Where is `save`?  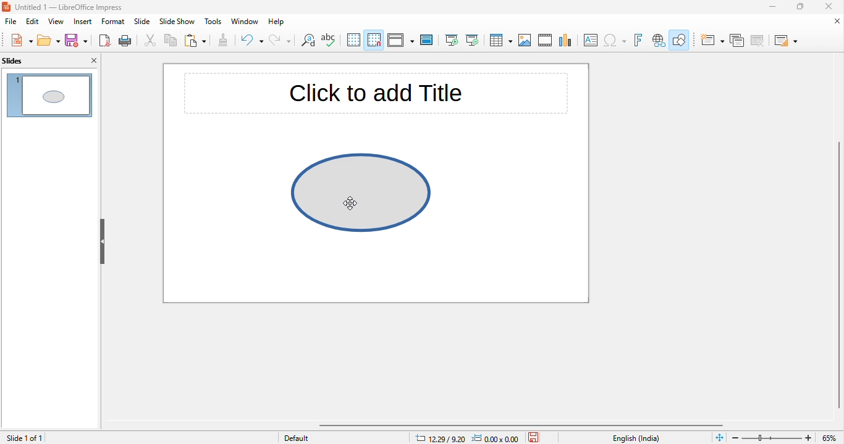
save is located at coordinates (76, 41).